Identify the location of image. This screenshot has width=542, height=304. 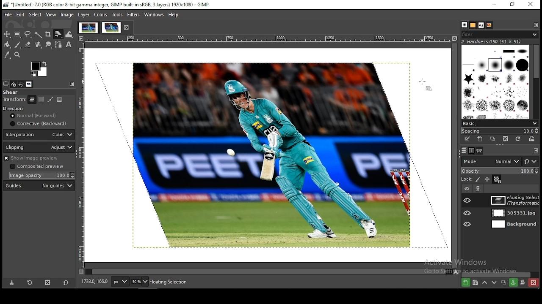
(269, 157).